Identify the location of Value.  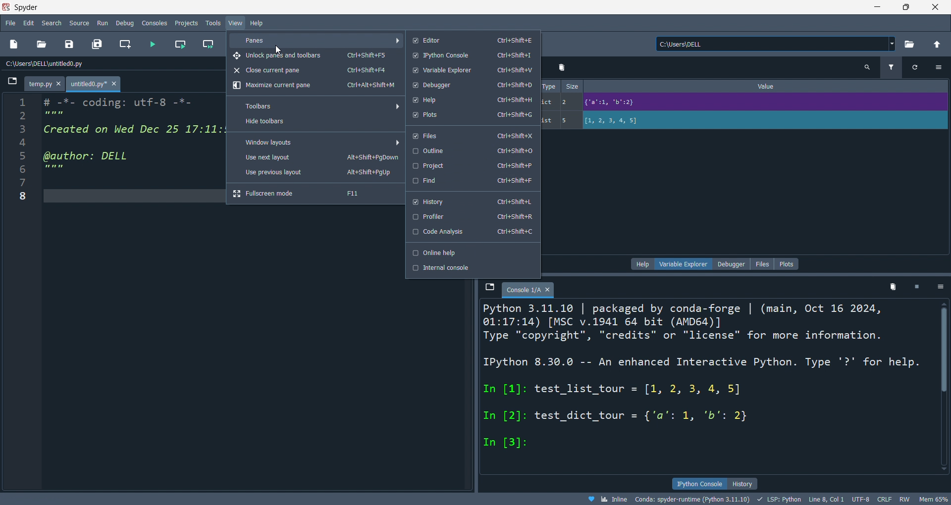
(767, 104).